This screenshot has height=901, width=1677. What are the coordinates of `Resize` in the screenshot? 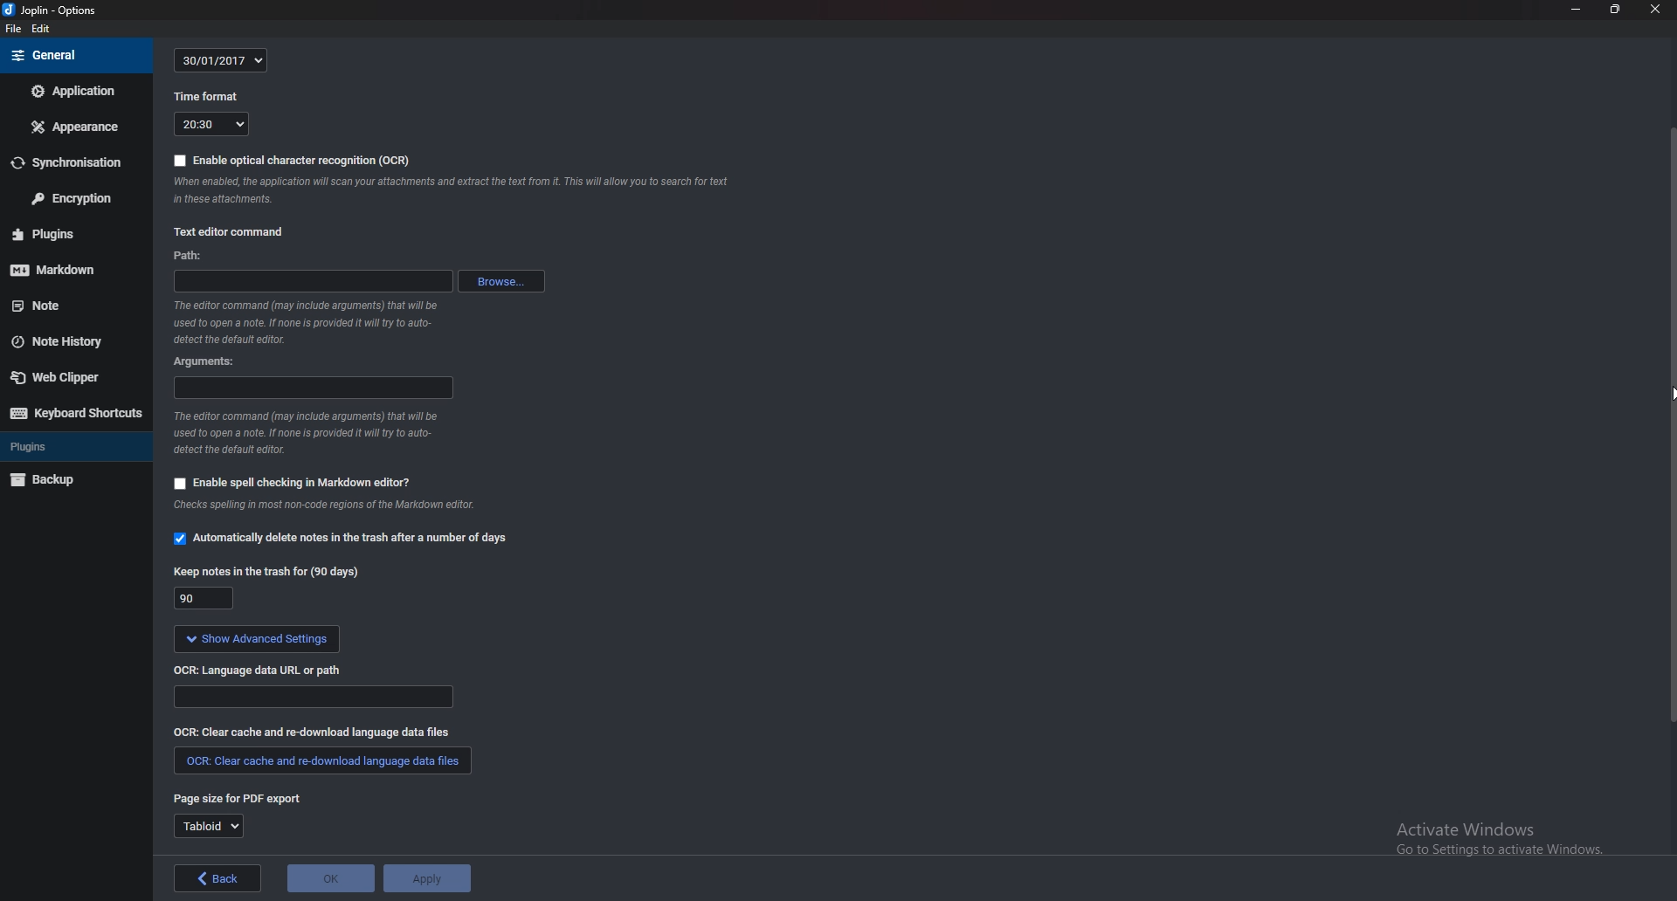 It's located at (1612, 10).